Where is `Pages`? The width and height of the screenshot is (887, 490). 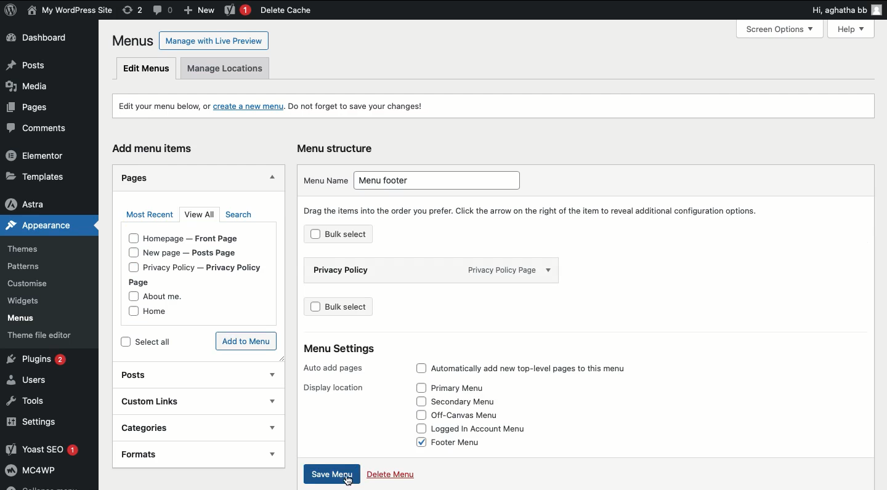
Pages is located at coordinates (26, 110).